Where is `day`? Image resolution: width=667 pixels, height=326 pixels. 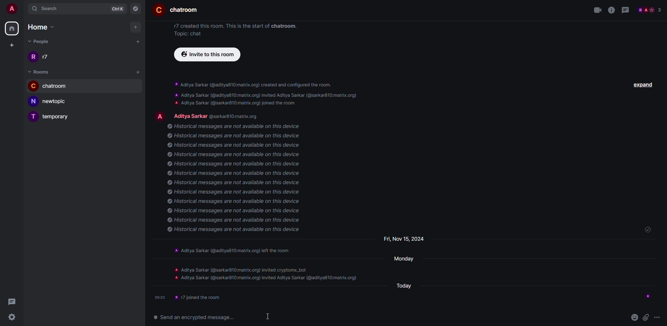
day is located at coordinates (403, 258).